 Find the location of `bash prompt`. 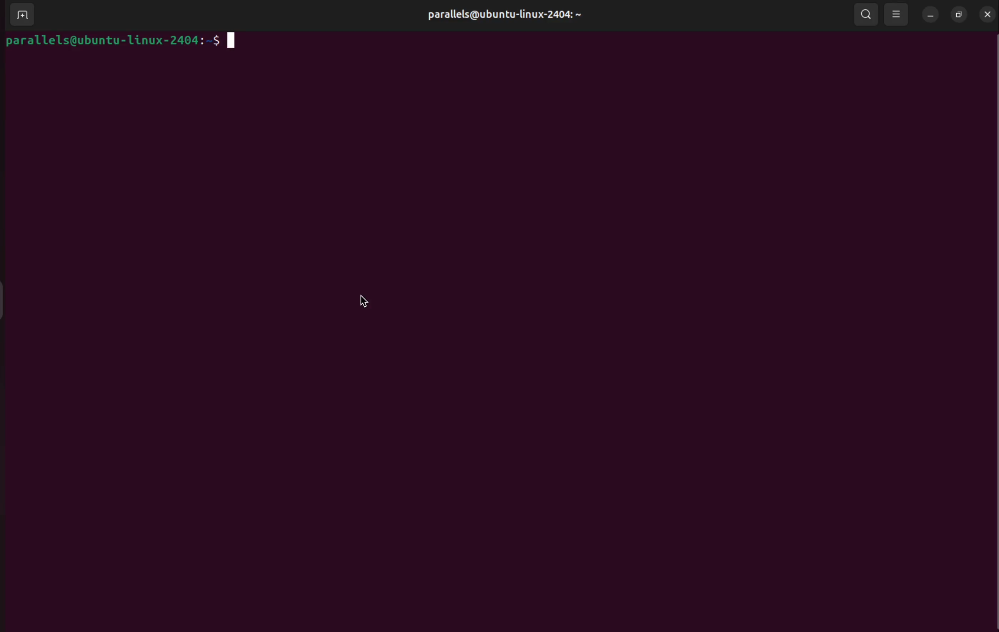

bash prompt is located at coordinates (124, 41).